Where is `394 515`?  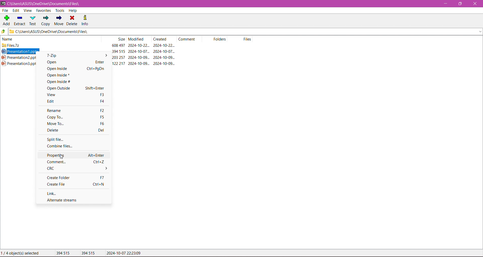 394 515 is located at coordinates (88, 253).